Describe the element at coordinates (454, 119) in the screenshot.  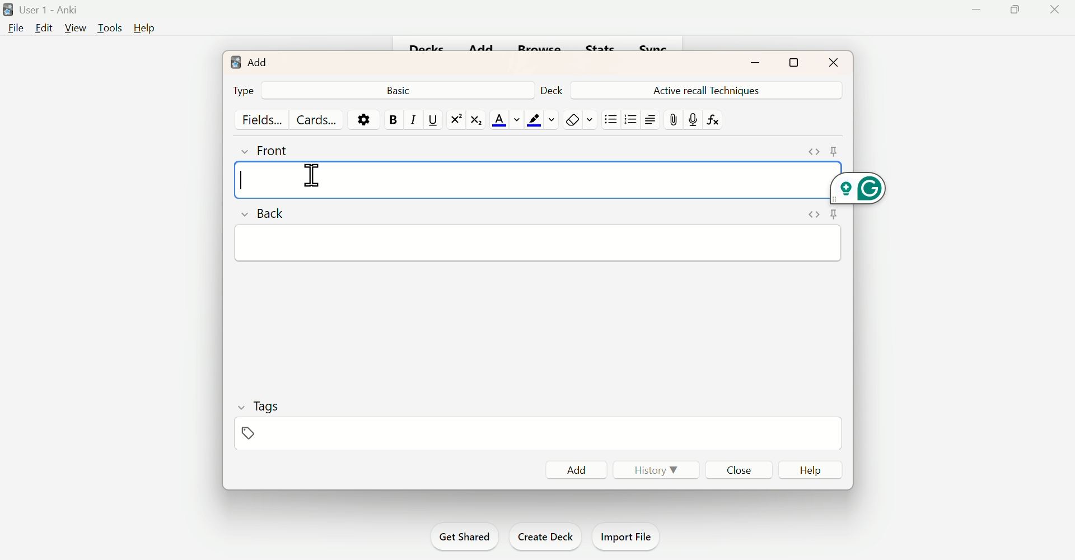
I see `Superscript` at that location.